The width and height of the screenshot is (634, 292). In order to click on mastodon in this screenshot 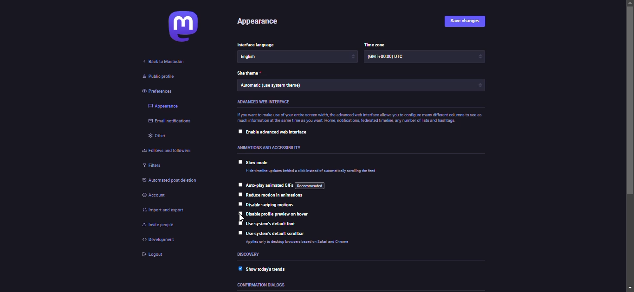, I will do `click(184, 28)`.